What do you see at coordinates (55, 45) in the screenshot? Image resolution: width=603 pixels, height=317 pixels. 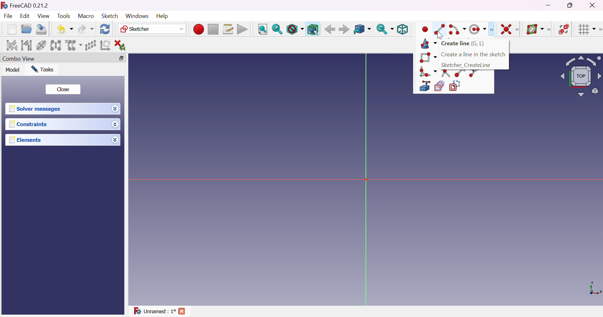 I see `Symmetry` at bounding box center [55, 45].